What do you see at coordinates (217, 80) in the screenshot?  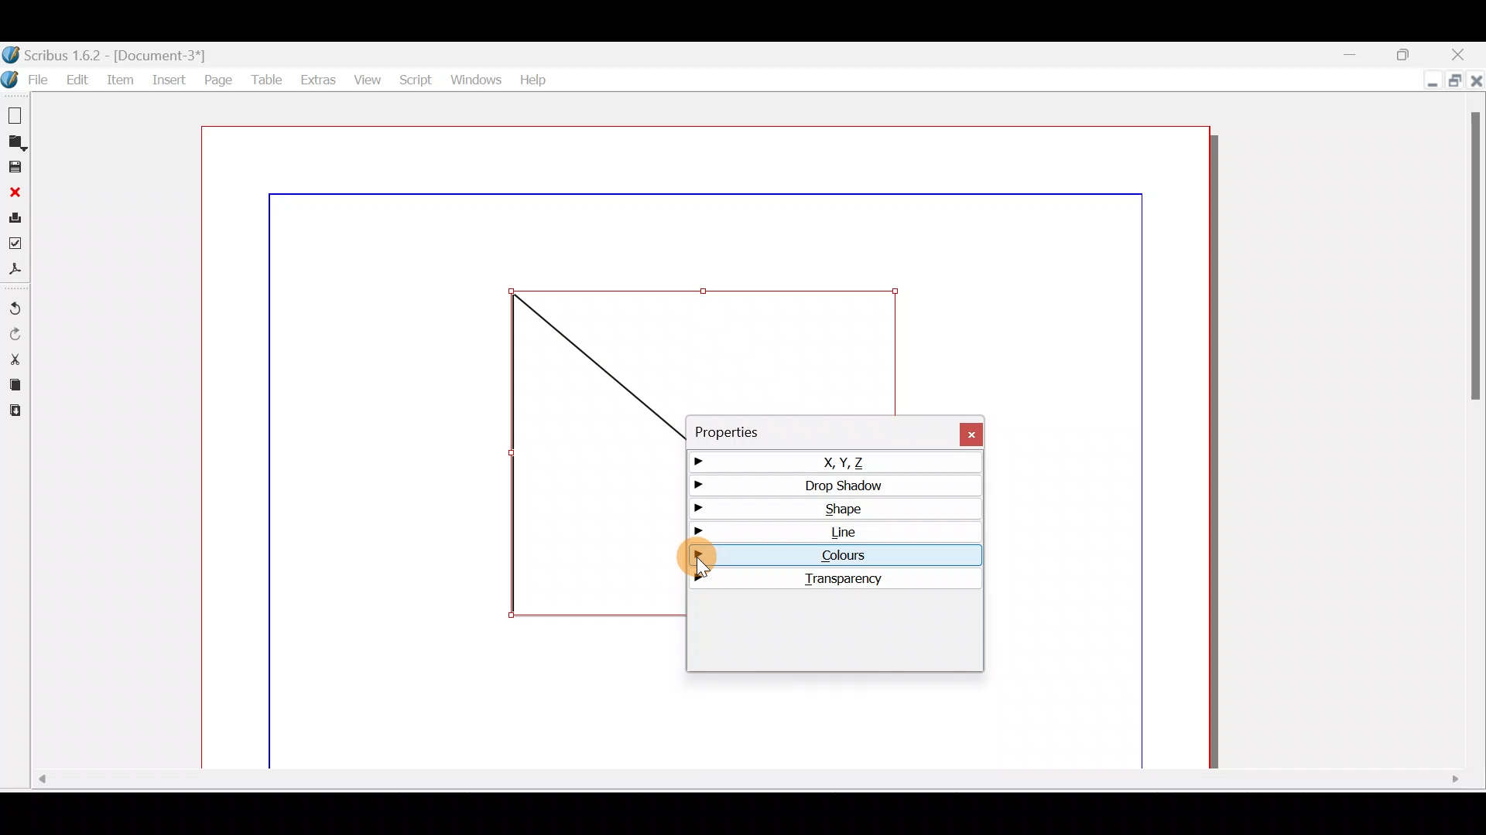 I see `Page` at bounding box center [217, 80].